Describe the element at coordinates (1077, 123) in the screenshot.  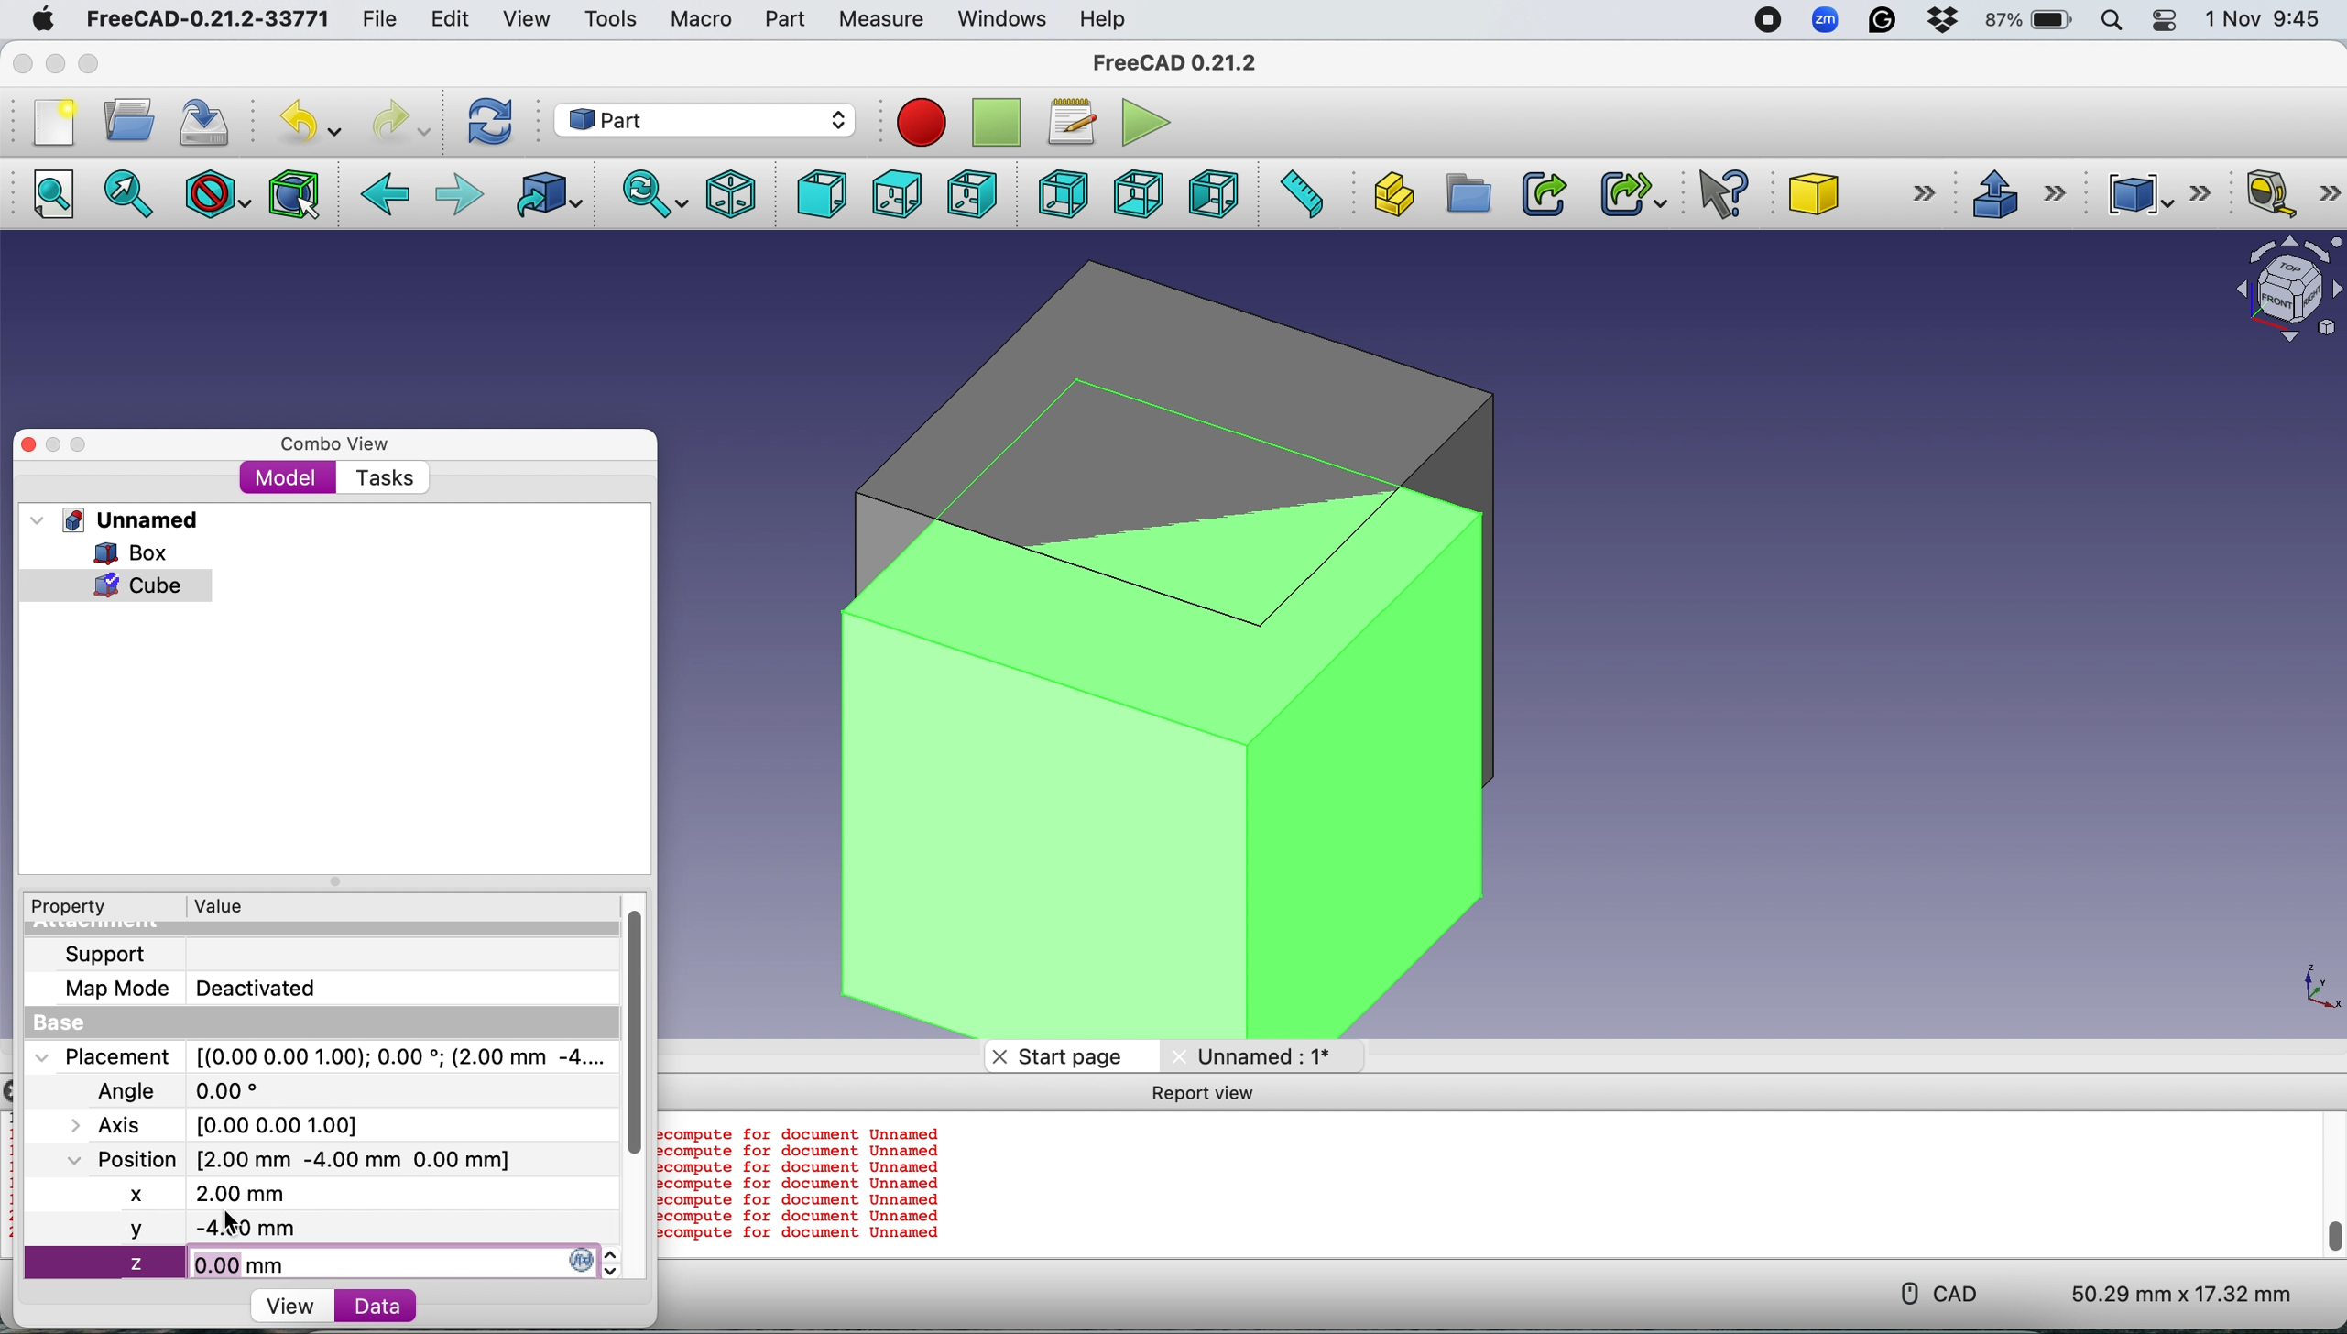
I see `Macros` at that location.